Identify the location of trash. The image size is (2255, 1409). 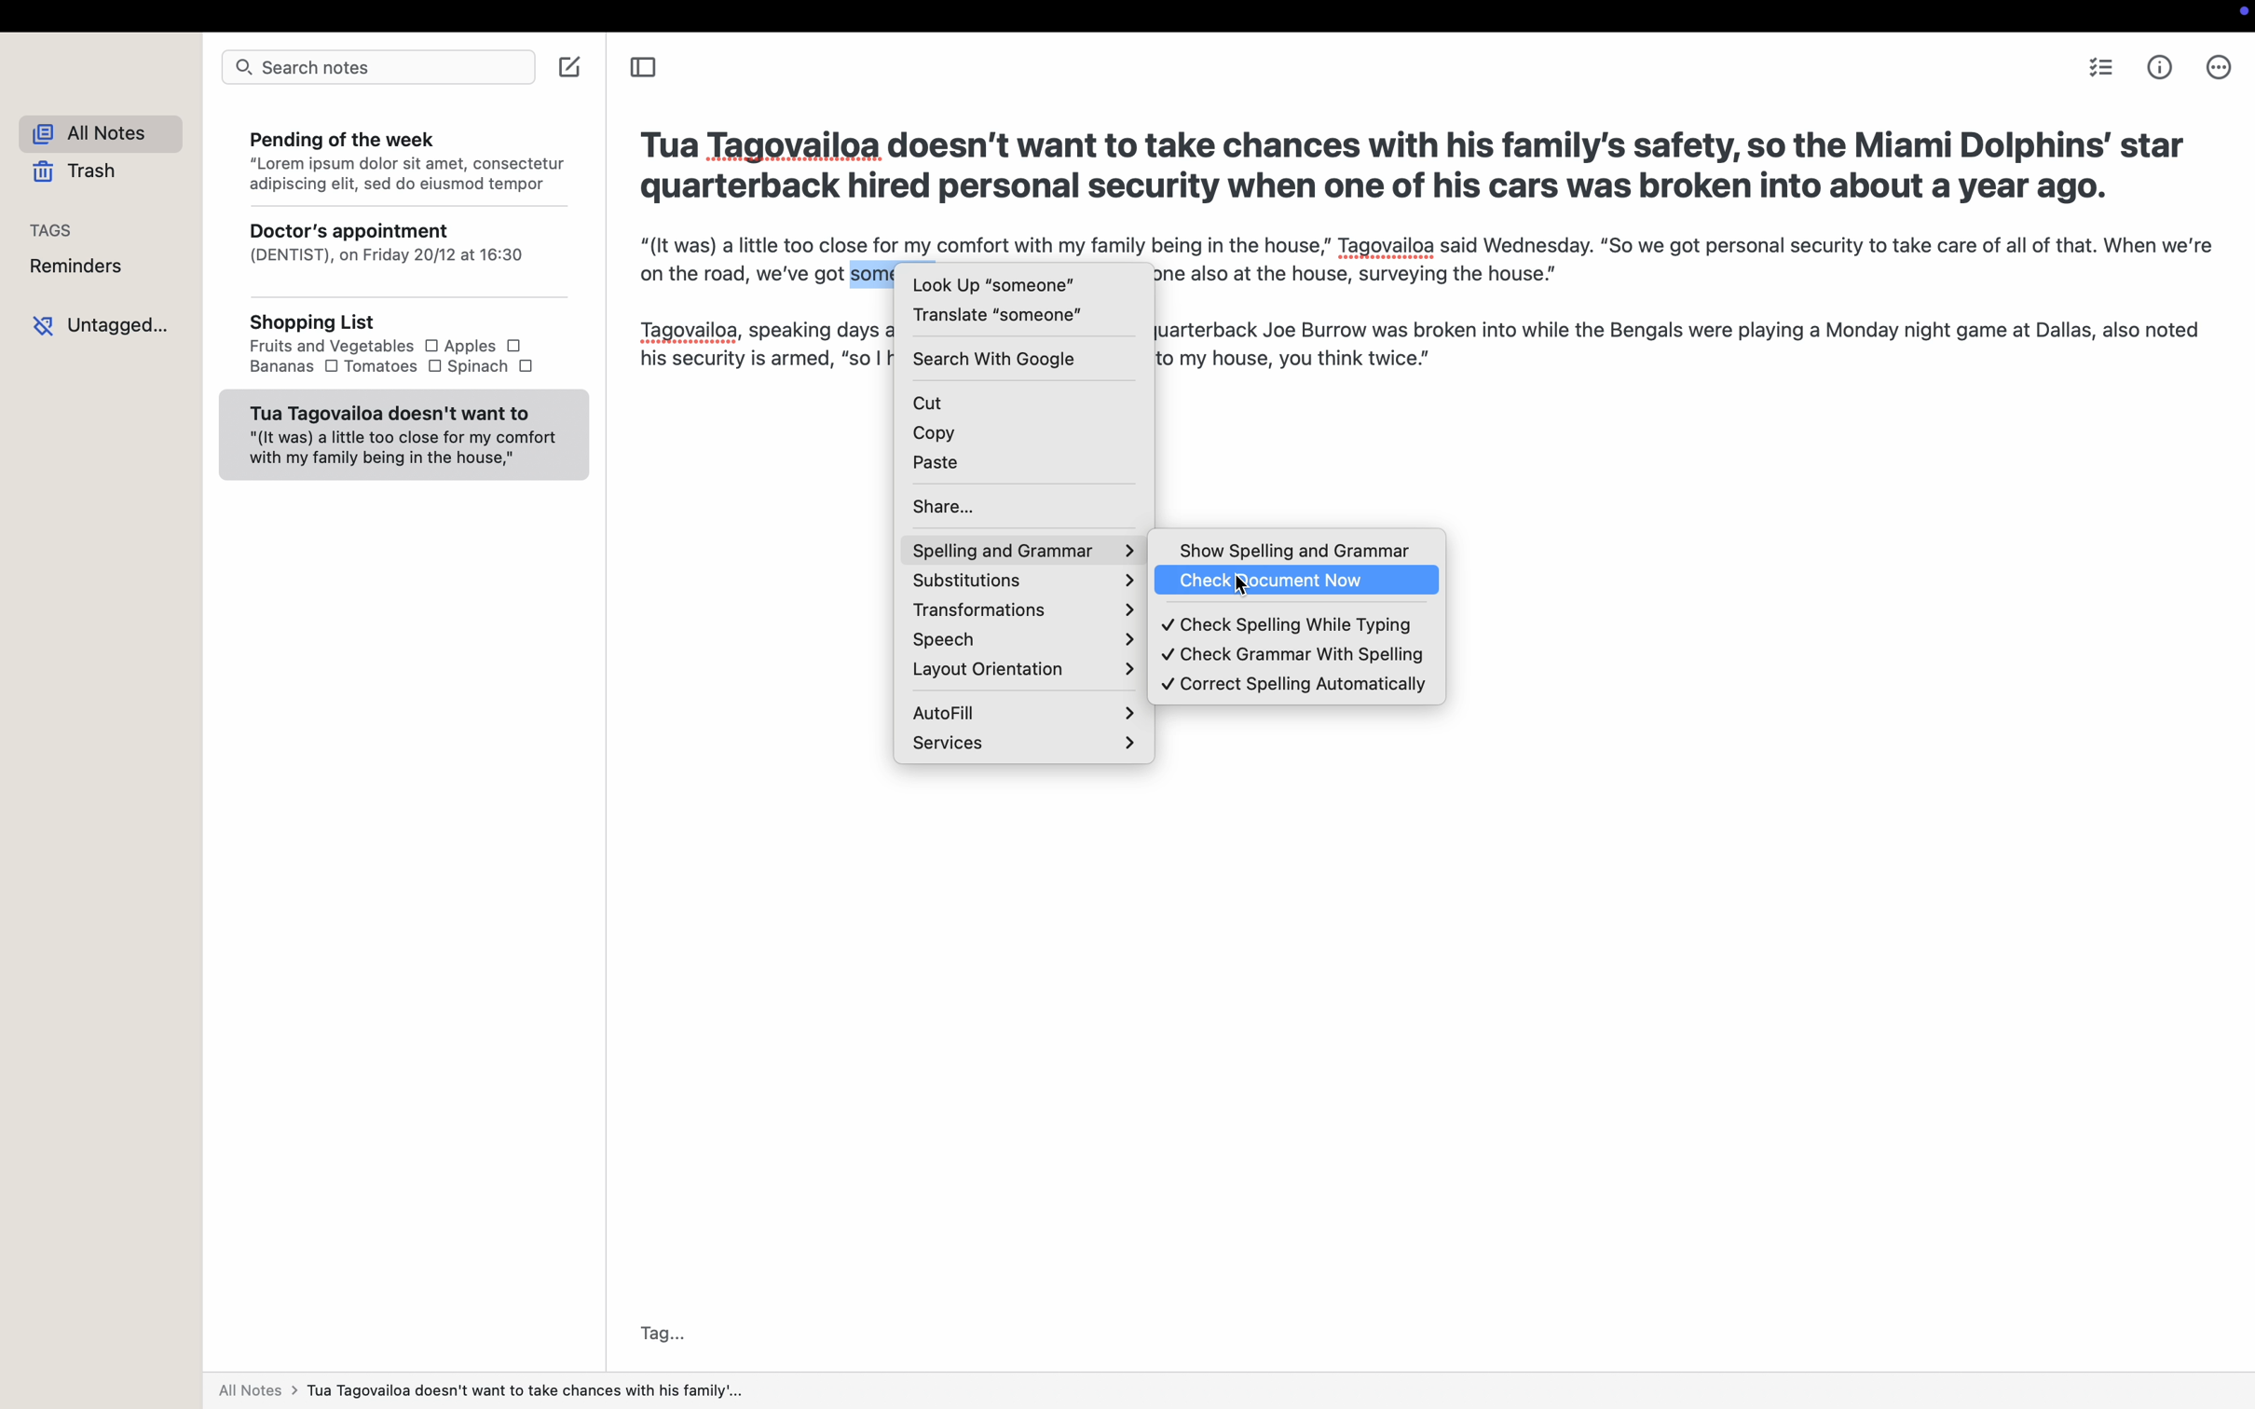
(75, 172).